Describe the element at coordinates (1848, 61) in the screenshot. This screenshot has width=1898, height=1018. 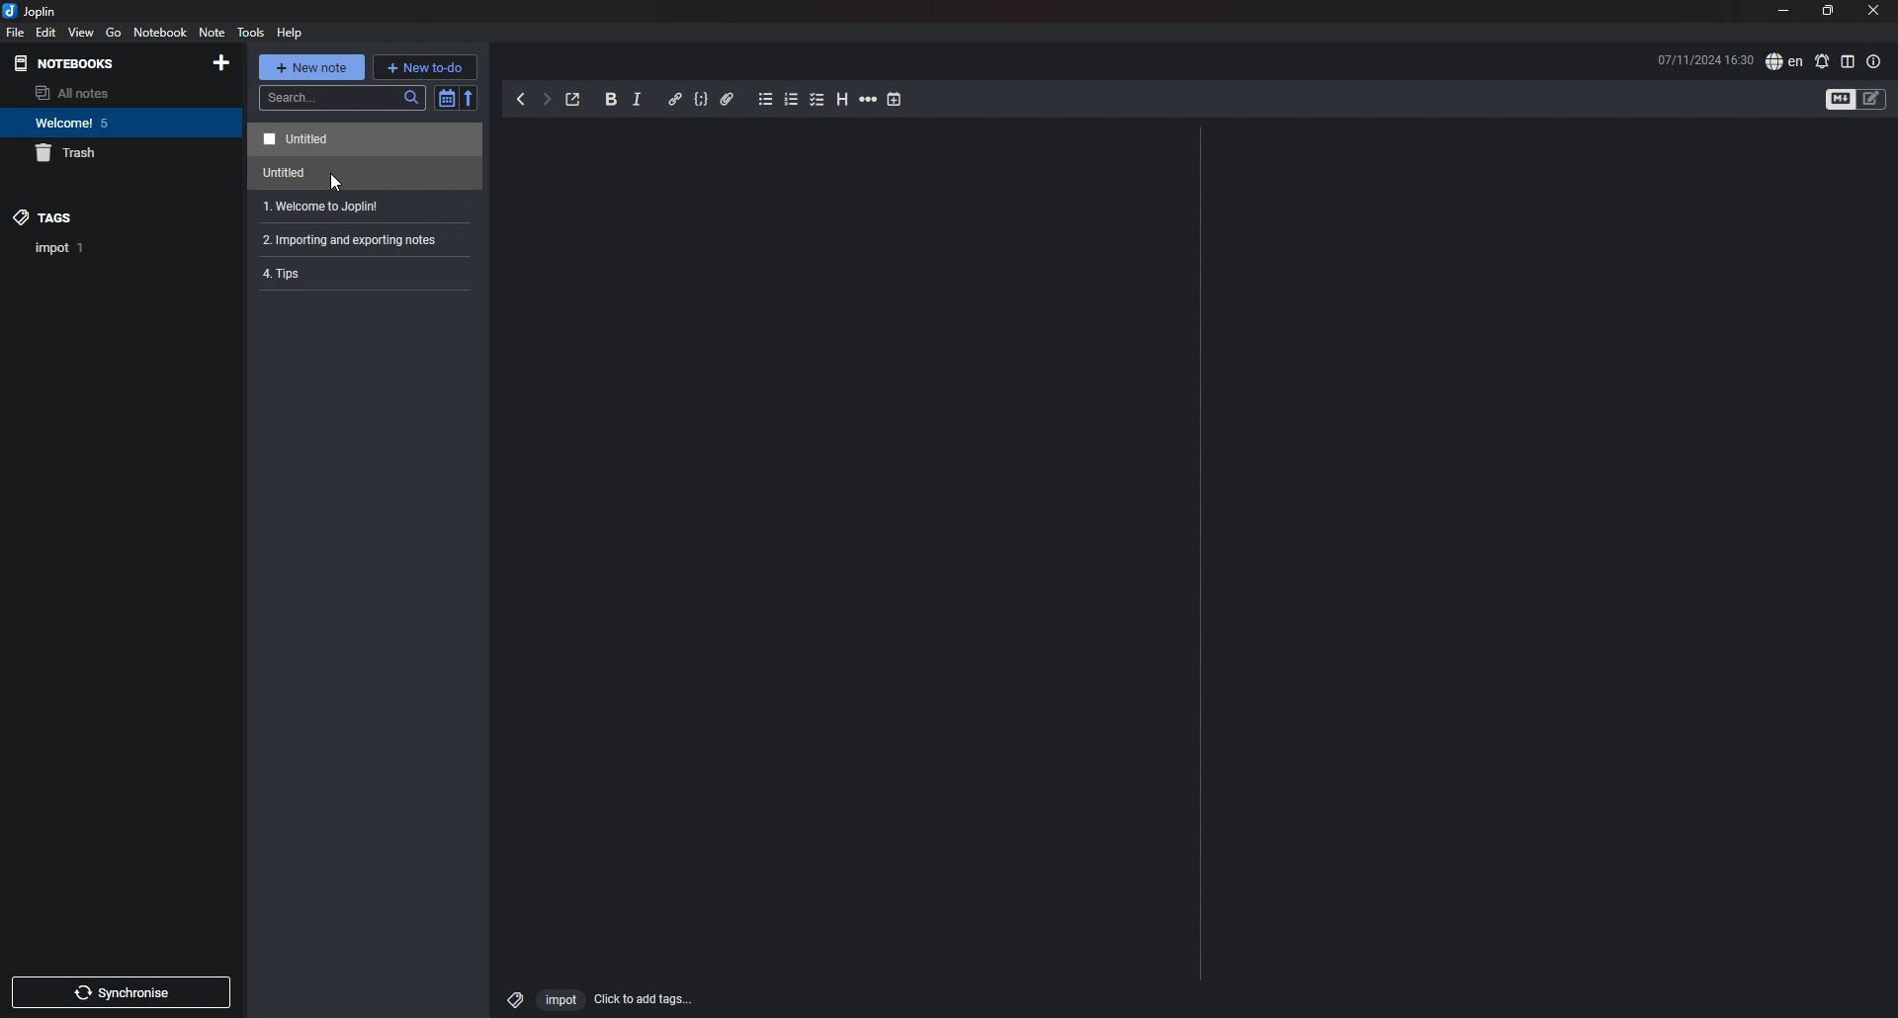
I see `toggle editor layout` at that location.